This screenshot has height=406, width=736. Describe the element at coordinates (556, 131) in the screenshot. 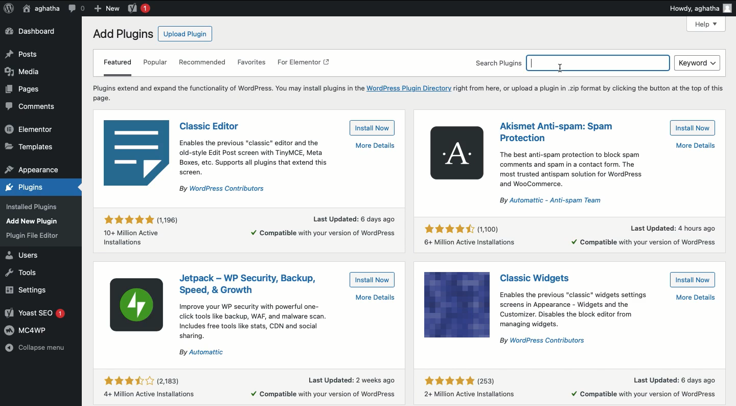

I see `Plugin` at that location.